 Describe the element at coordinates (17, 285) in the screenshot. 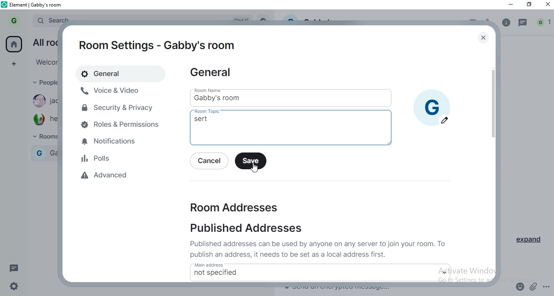

I see `settings` at that location.